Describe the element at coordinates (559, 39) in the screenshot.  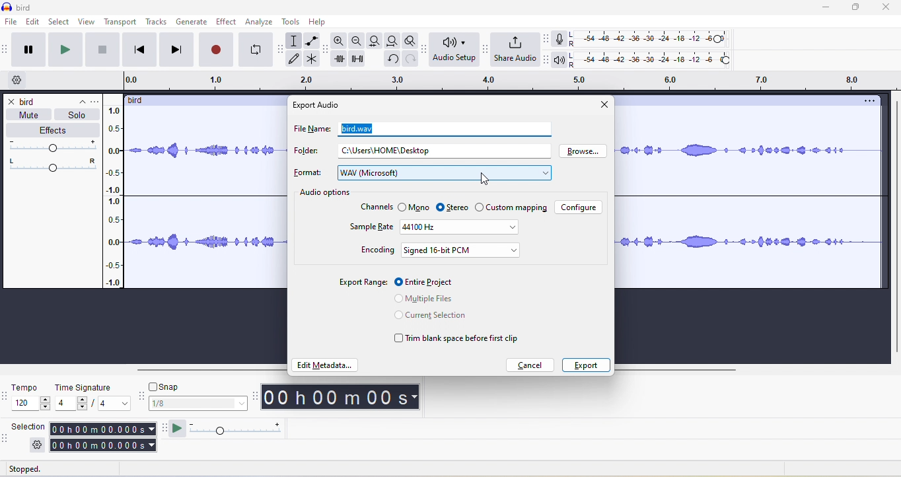
I see `record meter` at that location.